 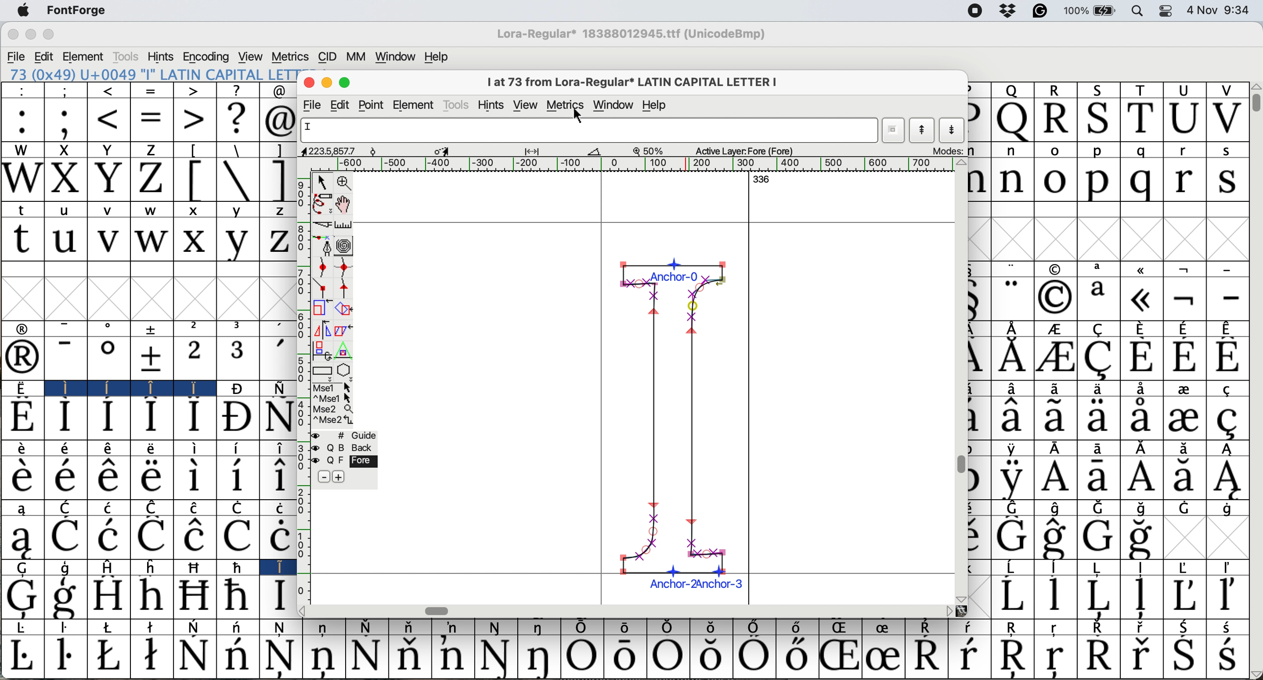 What do you see at coordinates (194, 537) in the screenshot?
I see `Symbol` at bounding box center [194, 537].